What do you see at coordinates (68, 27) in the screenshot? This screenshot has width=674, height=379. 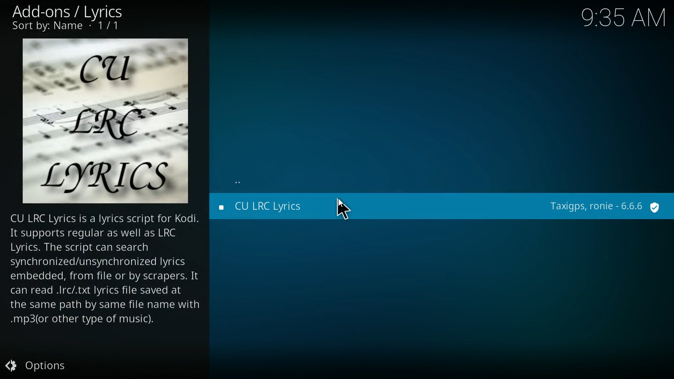 I see `Sort by: Name` at bounding box center [68, 27].